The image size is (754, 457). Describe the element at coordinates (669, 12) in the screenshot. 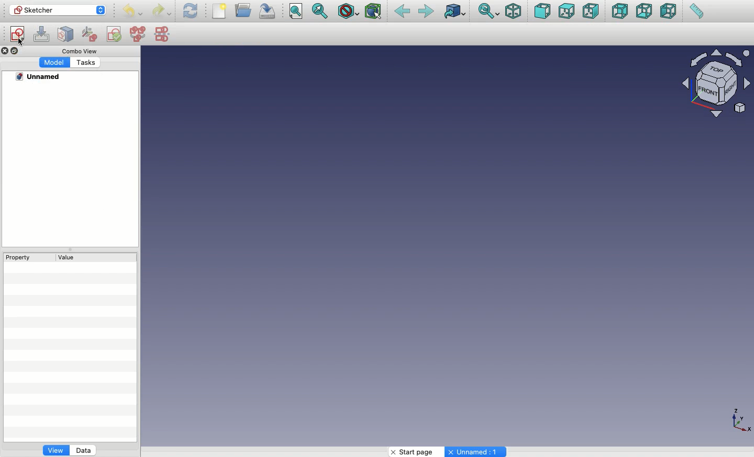

I see `Left` at that location.